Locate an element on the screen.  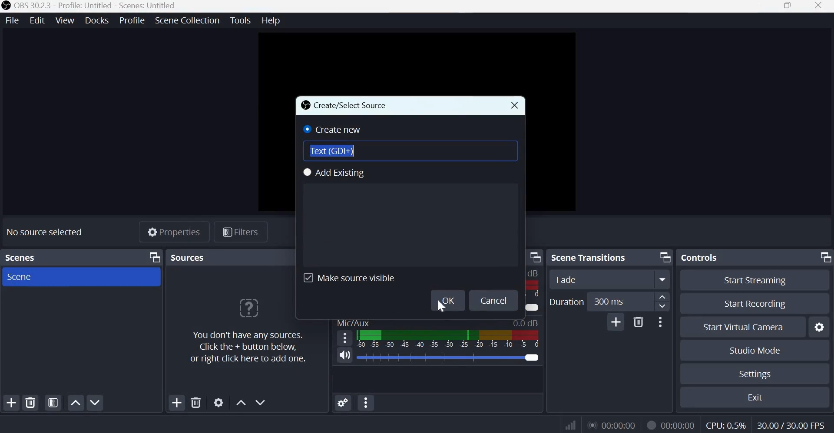
30.00/30.00 FPS is located at coordinates (790, 425).